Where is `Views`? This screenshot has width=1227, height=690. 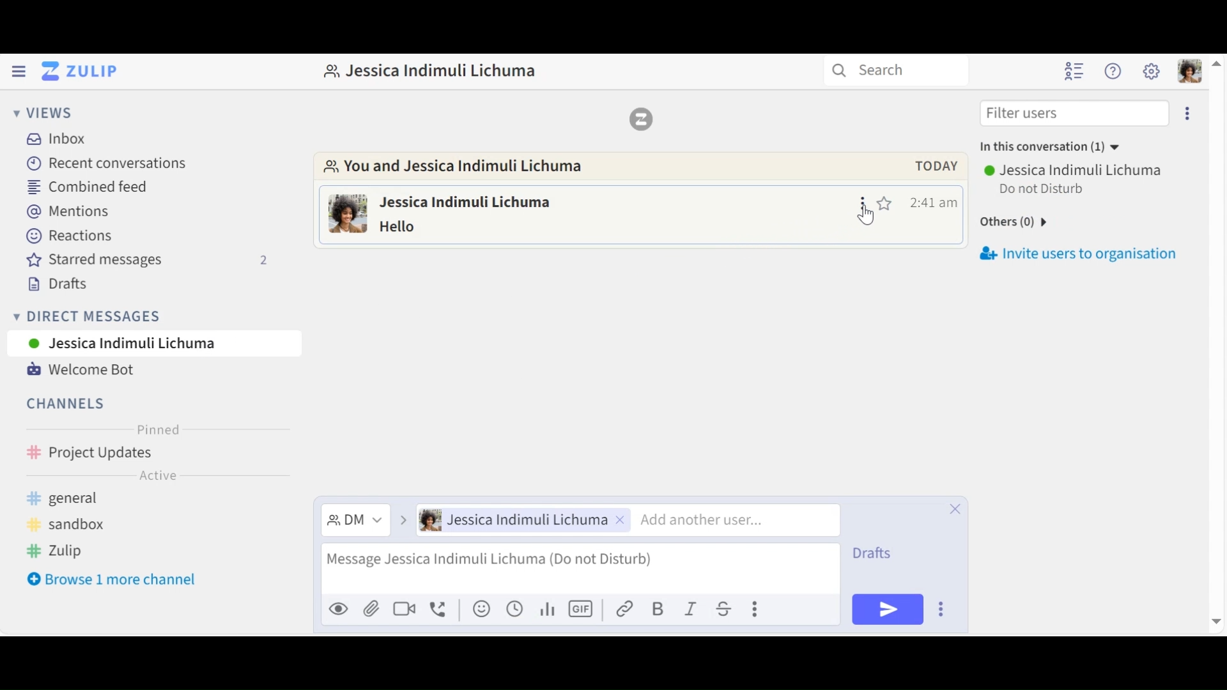 Views is located at coordinates (40, 111).